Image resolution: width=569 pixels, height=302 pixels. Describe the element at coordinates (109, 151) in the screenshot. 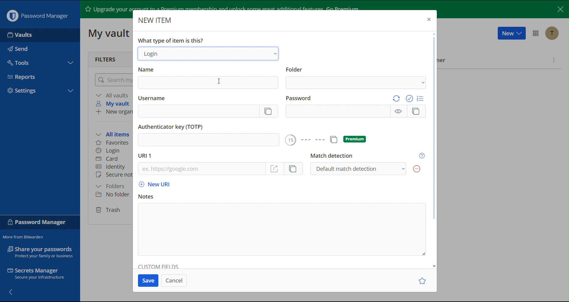

I see `Login` at that location.